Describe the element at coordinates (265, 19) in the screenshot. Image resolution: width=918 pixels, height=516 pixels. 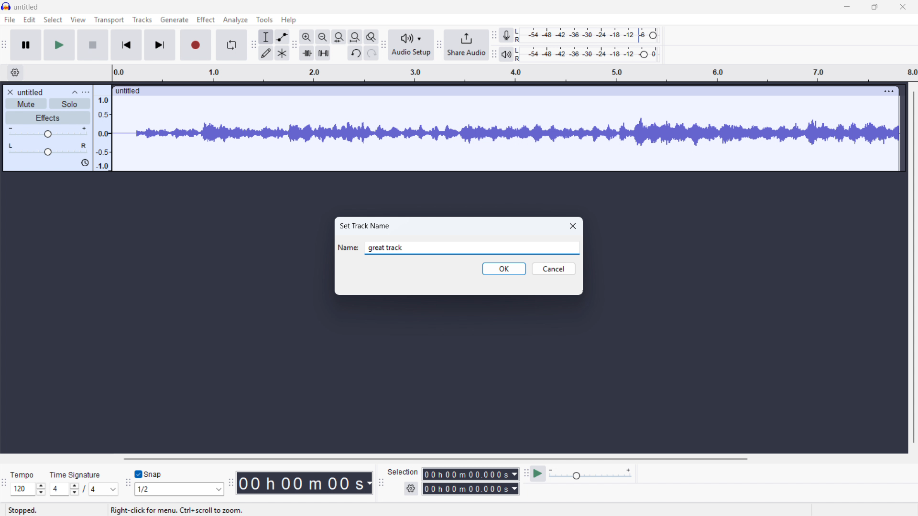
I see `Tools ` at that location.